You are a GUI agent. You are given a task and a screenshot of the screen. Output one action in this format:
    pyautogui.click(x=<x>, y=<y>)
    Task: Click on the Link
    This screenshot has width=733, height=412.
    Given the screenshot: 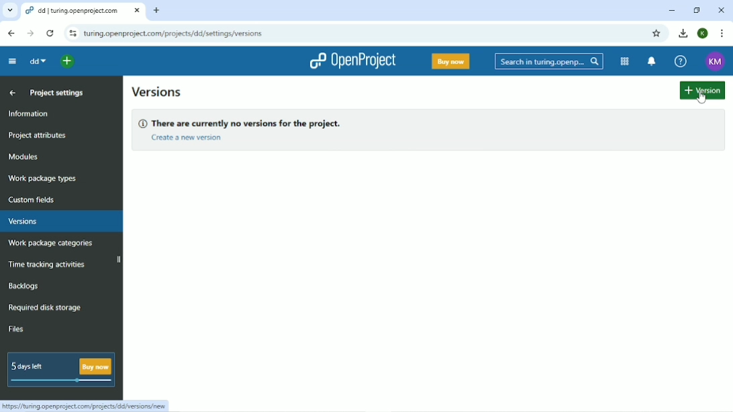 What is the action you would take?
    pyautogui.click(x=86, y=405)
    